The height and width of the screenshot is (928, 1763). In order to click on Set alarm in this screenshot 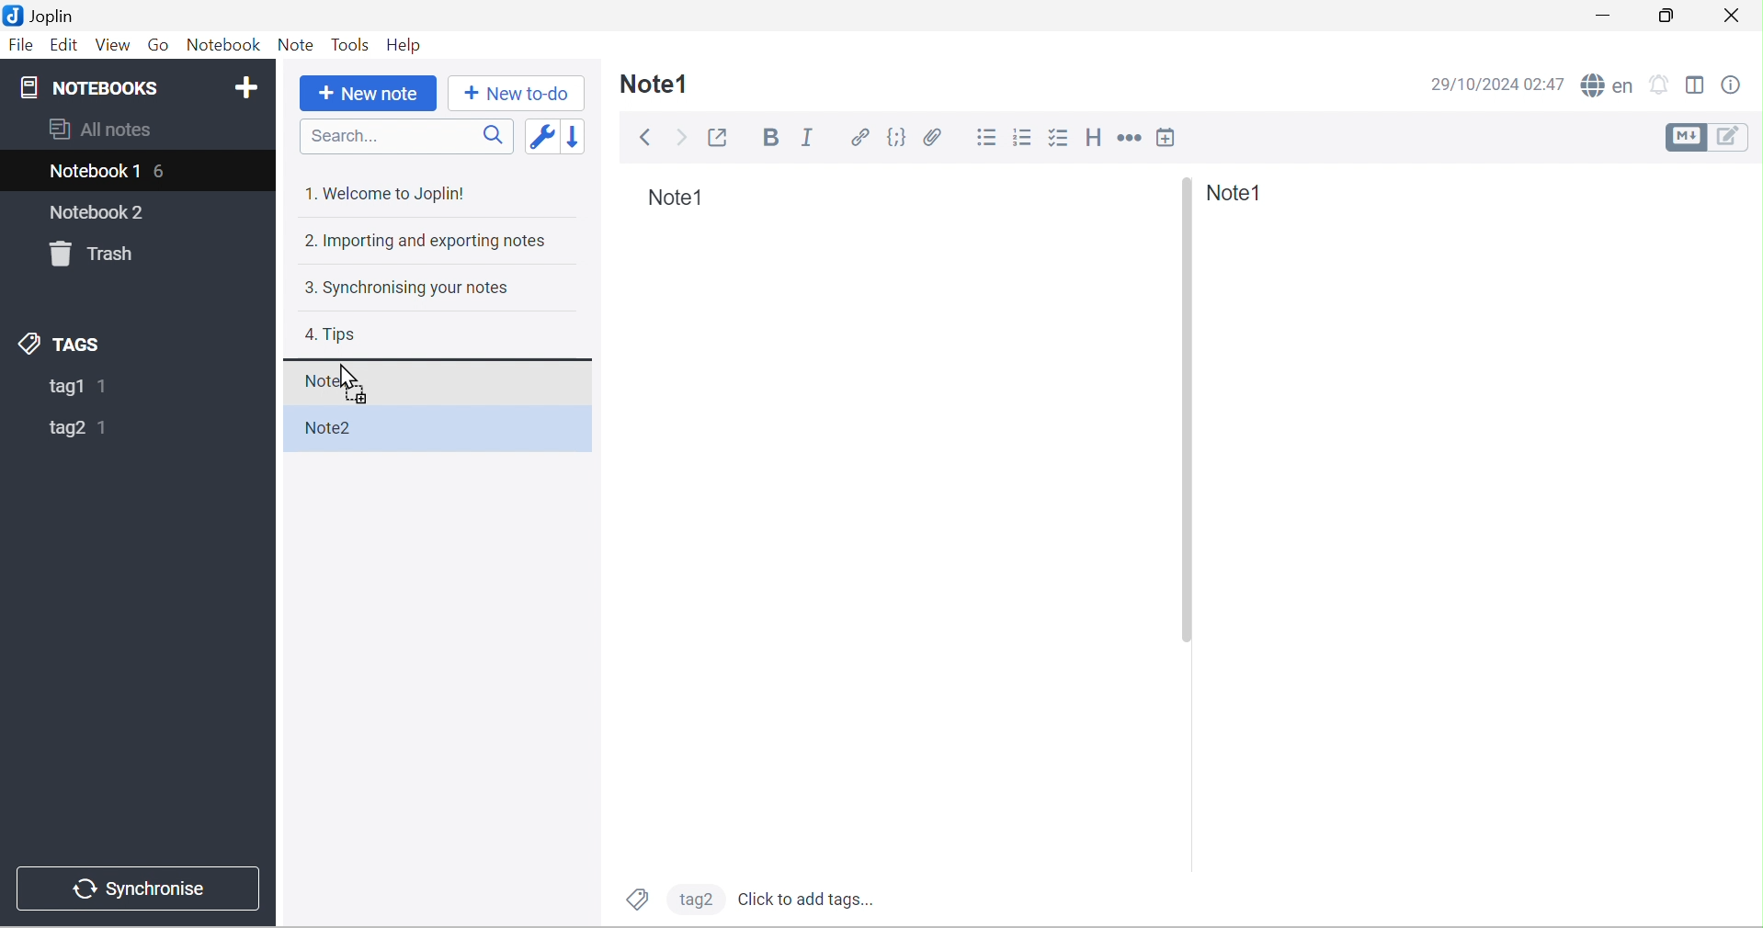, I will do `click(1661, 84)`.